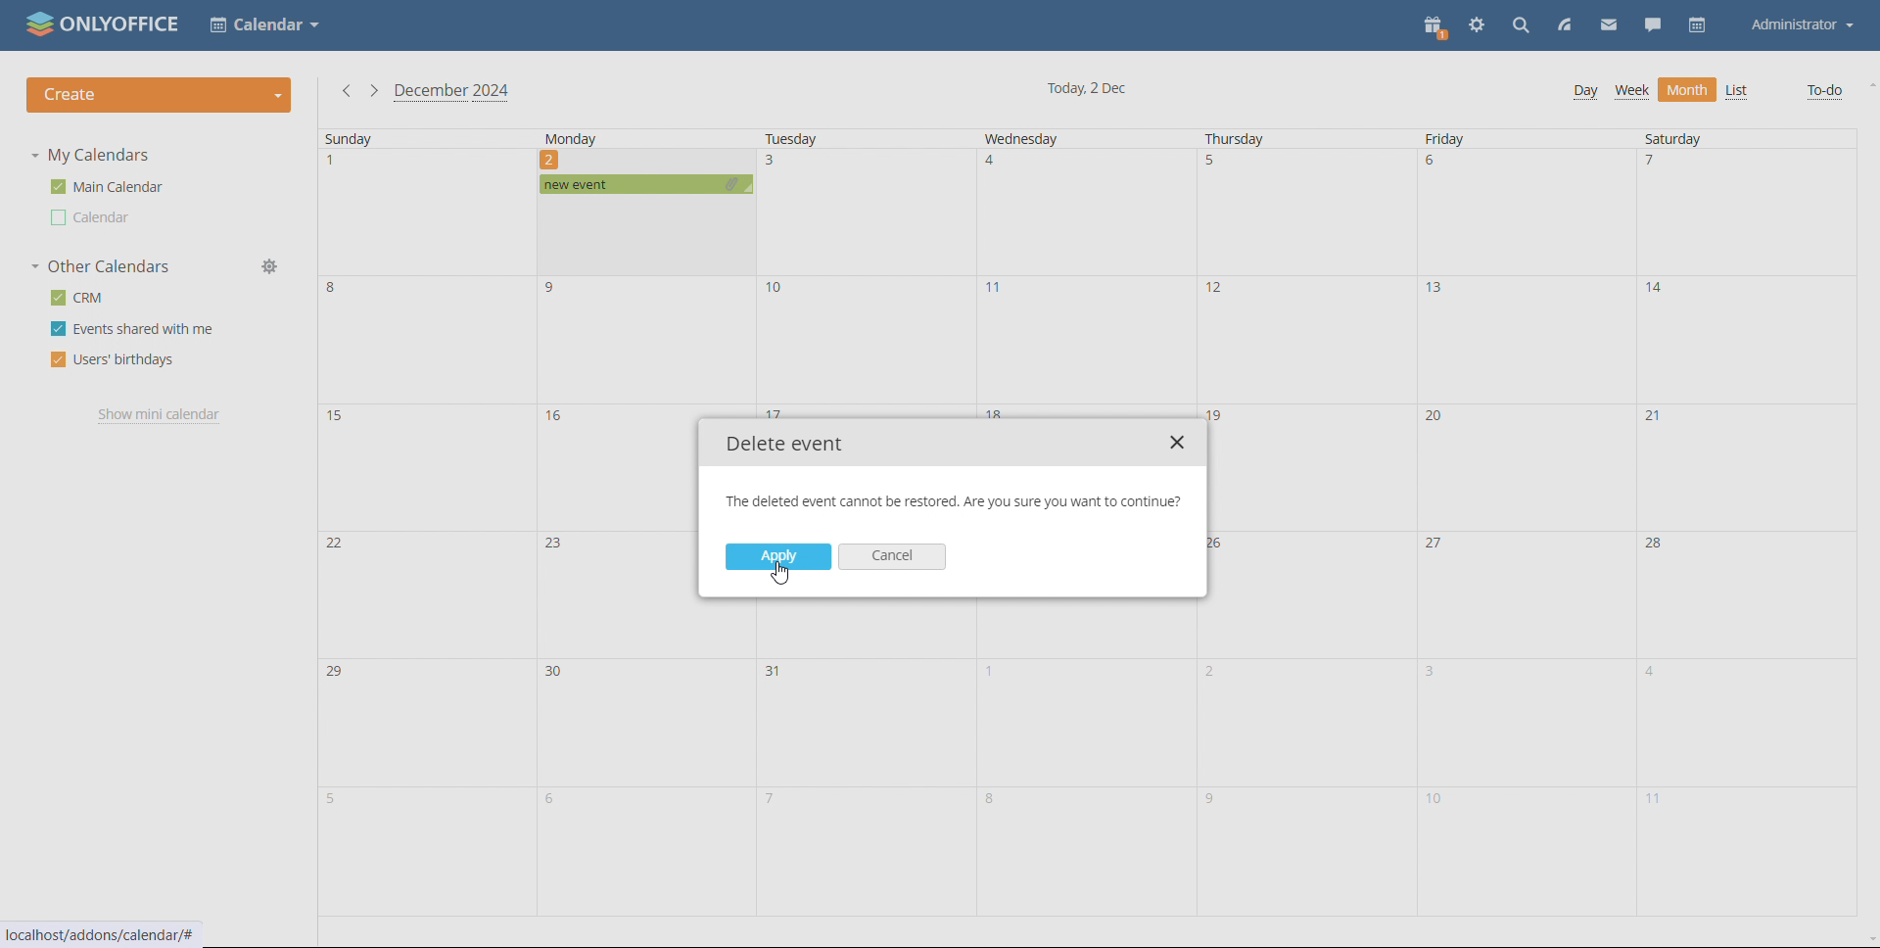  Describe the element at coordinates (1519, 27) in the screenshot. I see `search` at that location.